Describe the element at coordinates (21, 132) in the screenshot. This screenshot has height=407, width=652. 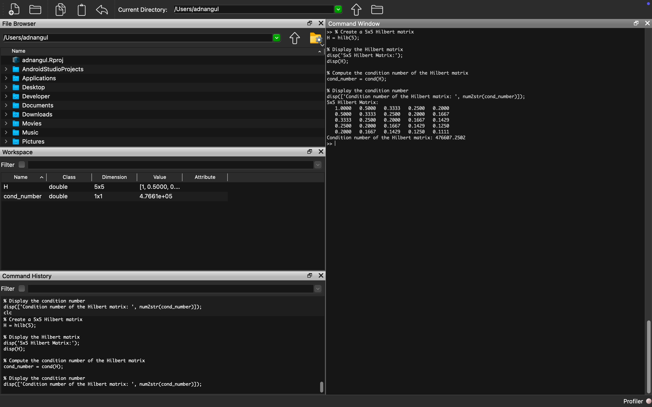
I see `Music` at that location.